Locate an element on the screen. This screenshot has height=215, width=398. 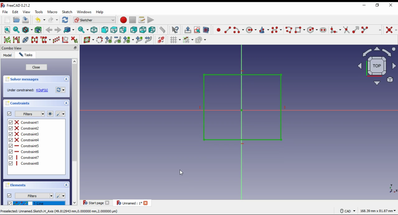
on/off constraint 7 is located at coordinates (29, 158).